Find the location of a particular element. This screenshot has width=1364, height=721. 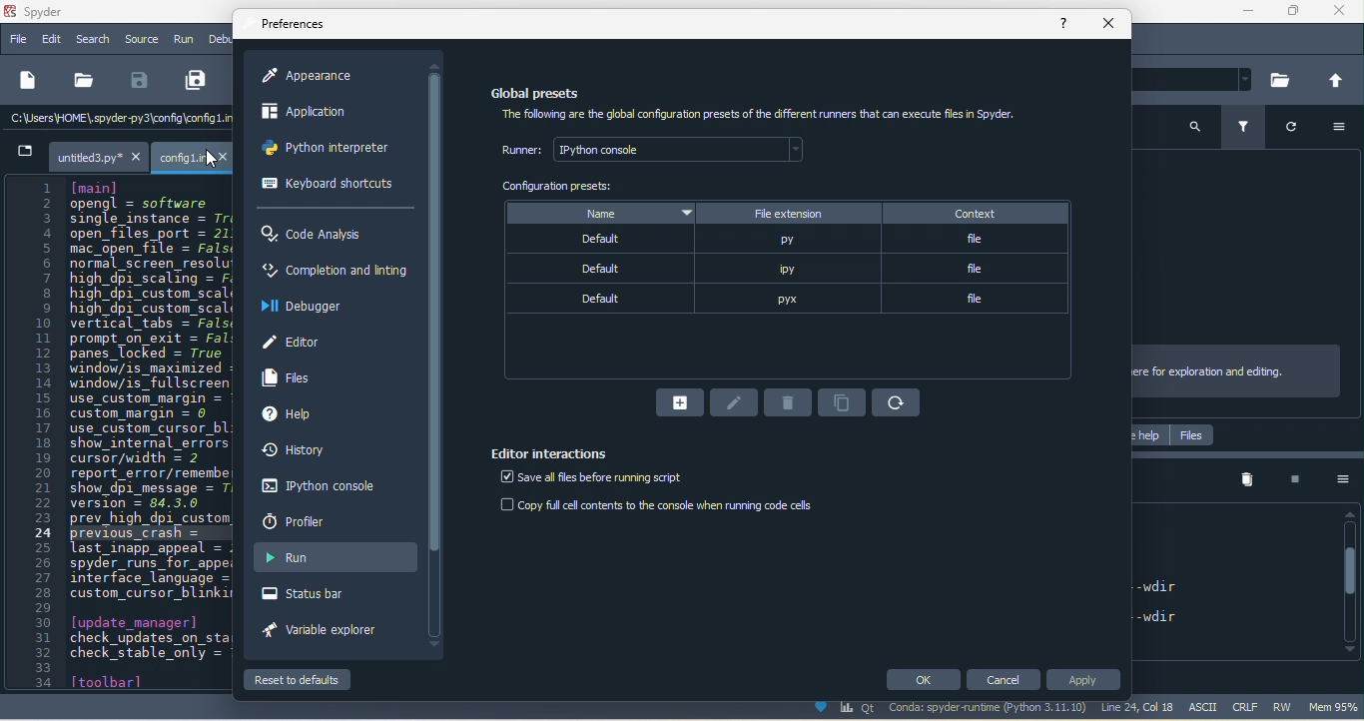

edit is located at coordinates (51, 41).